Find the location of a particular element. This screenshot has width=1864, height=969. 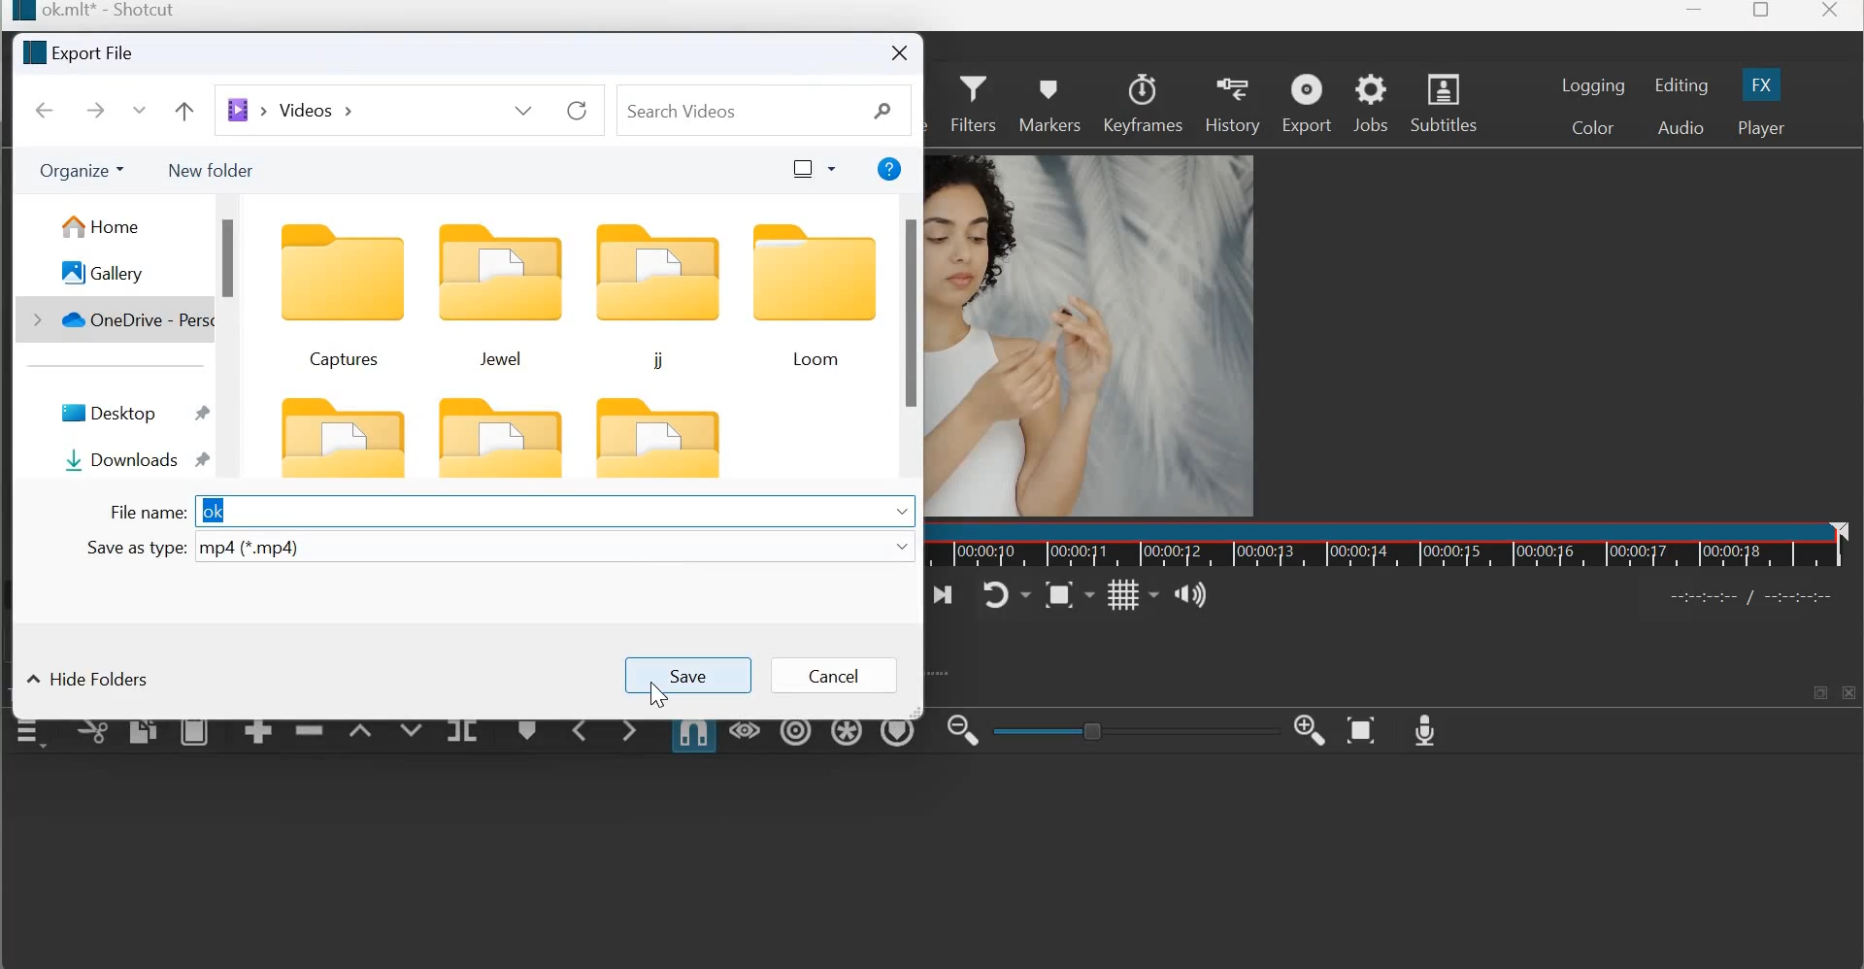

maximize is located at coordinates (1817, 690).